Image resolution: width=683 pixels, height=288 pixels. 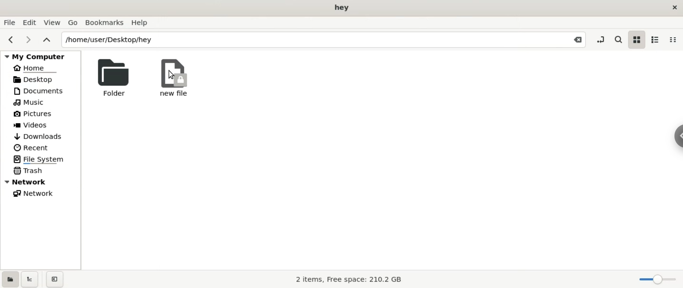 What do you see at coordinates (174, 78) in the screenshot?
I see `new file` at bounding box center [174, 78].